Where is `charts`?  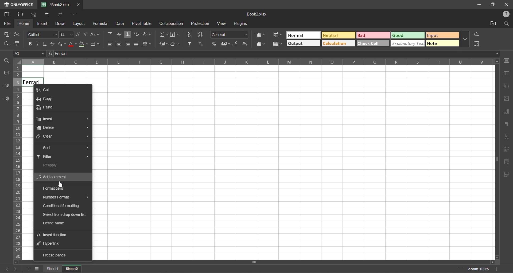
charts is located at coordinates (507, 113).